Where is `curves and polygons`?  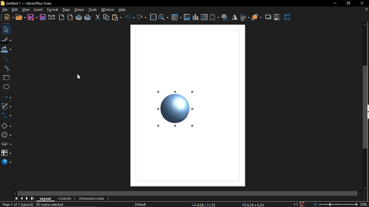 curves and polygons is located at coordinates (6, 106).